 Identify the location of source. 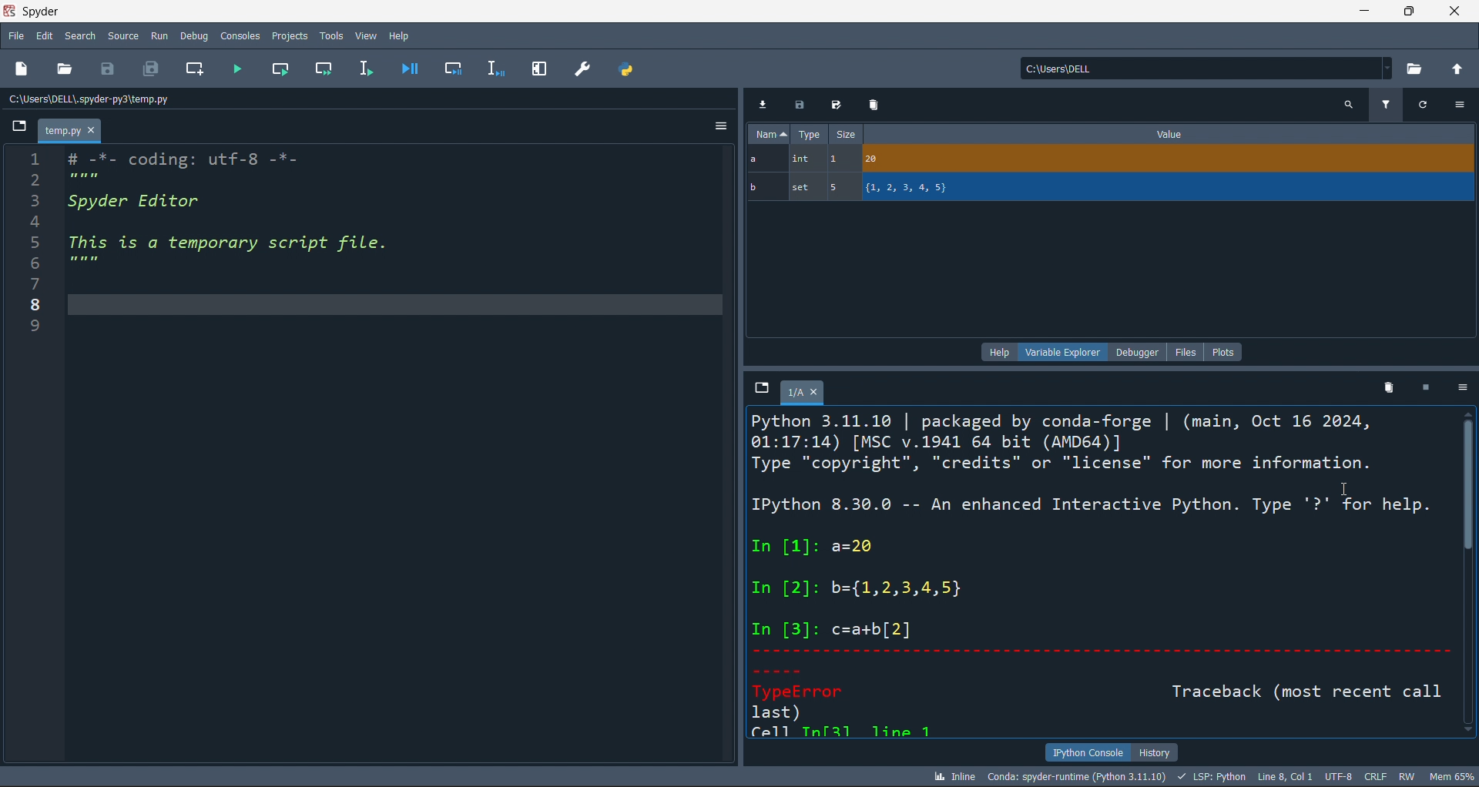
(120, 39).